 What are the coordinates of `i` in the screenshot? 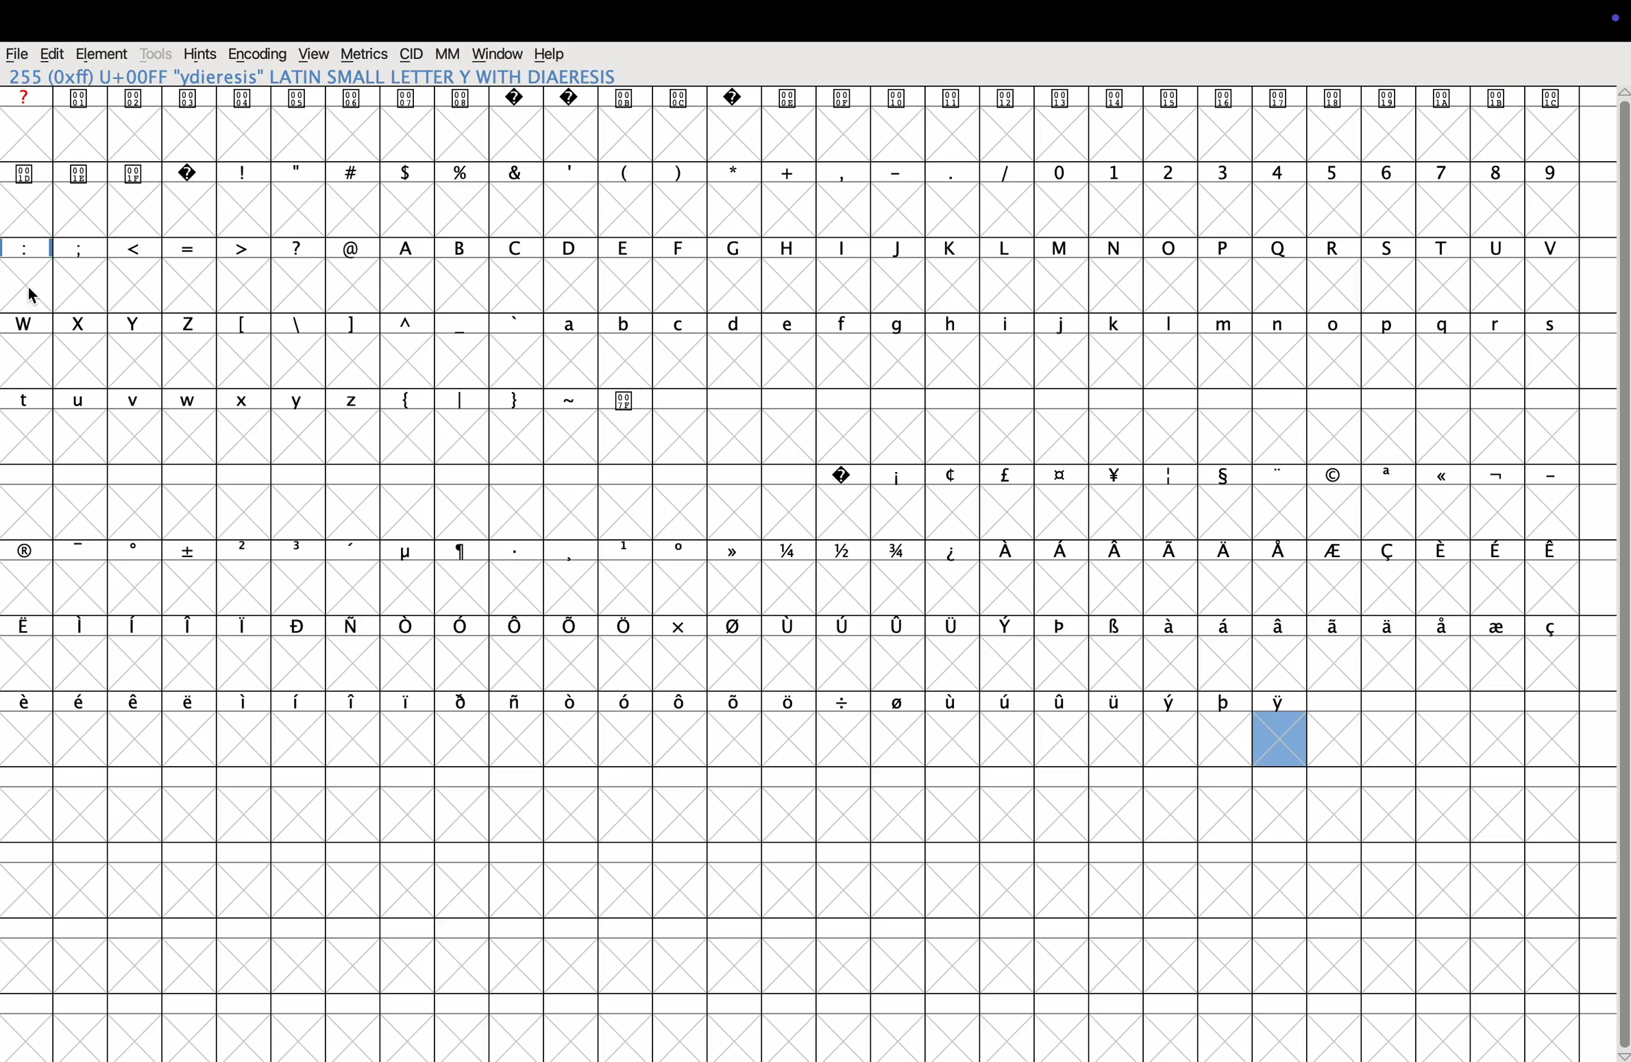 It's located at (844, 274).